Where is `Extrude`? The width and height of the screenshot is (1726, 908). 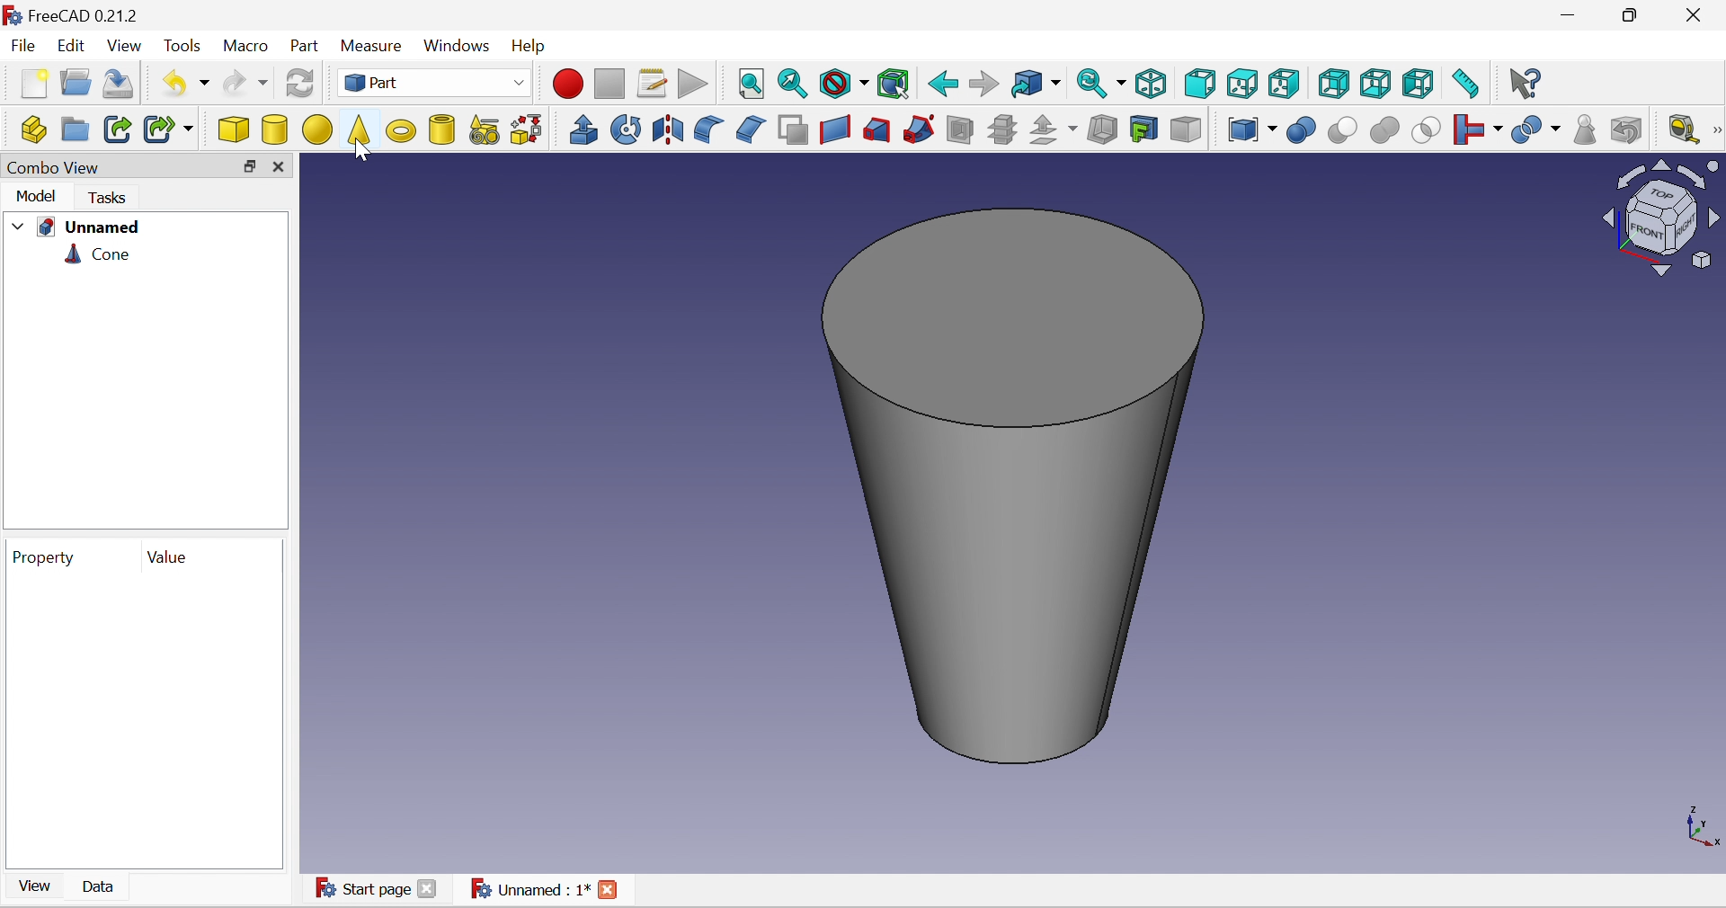 Extrude is located at coordinates (582, 129).